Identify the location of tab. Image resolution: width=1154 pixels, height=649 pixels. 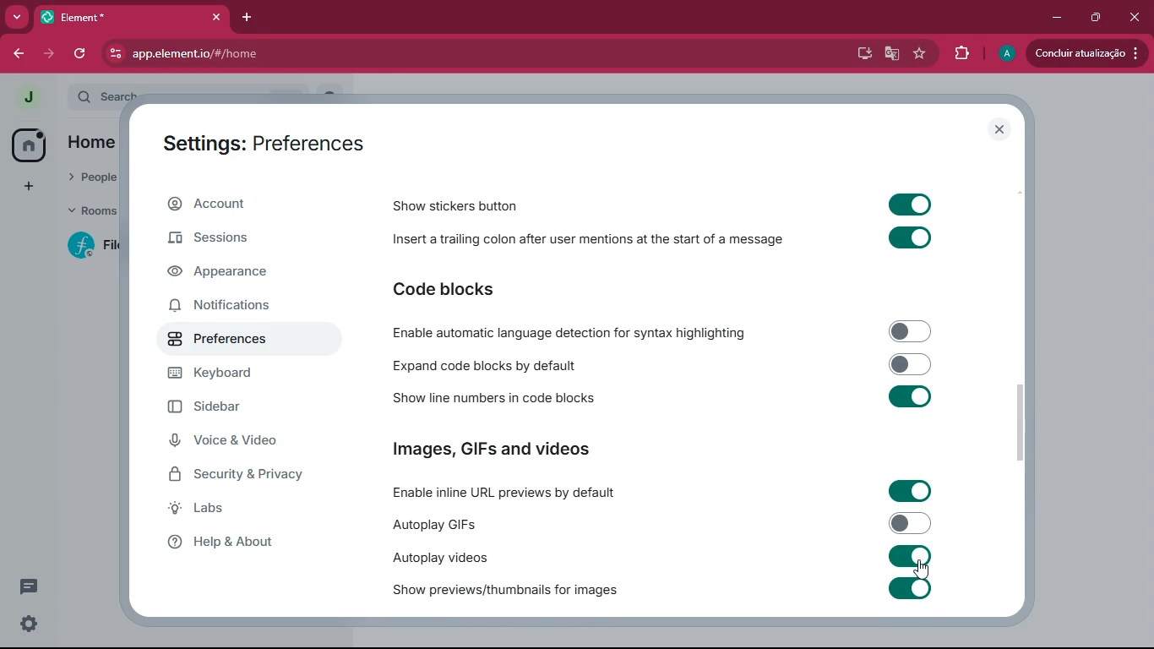
(122, 18).